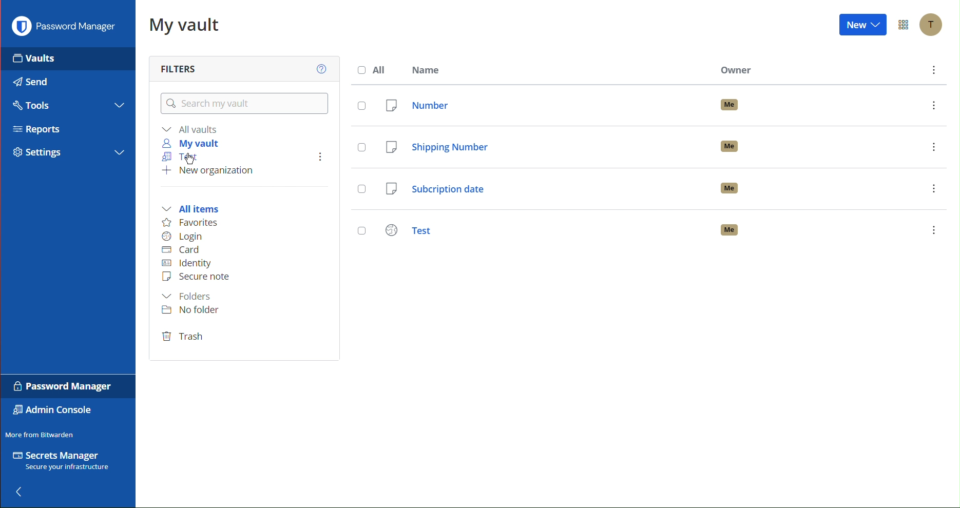  Describe the element at coordinates (662, 147) in the screenshot. I see `Shipping Number` at that location.